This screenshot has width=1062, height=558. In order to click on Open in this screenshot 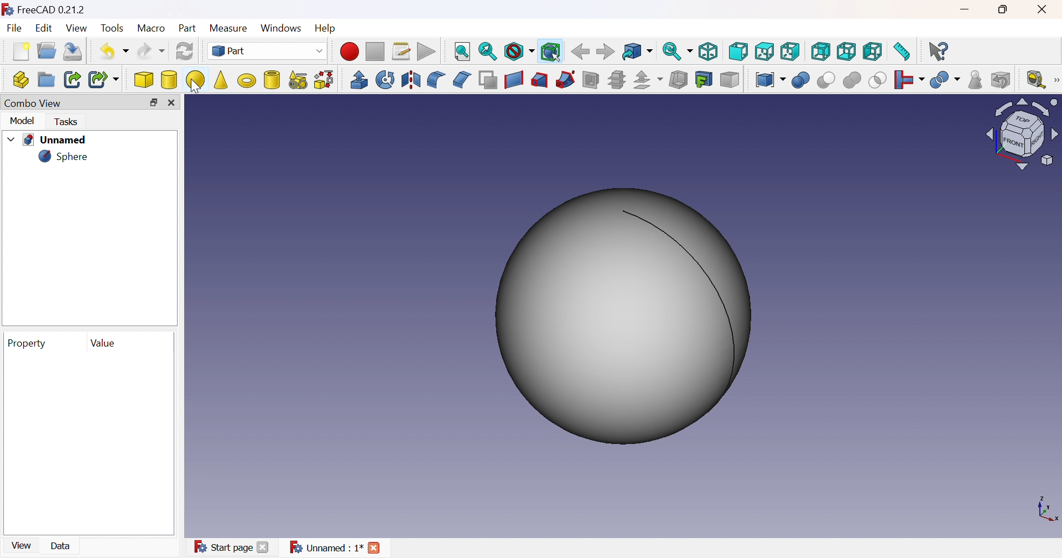, I will do `click(46, 49)`.